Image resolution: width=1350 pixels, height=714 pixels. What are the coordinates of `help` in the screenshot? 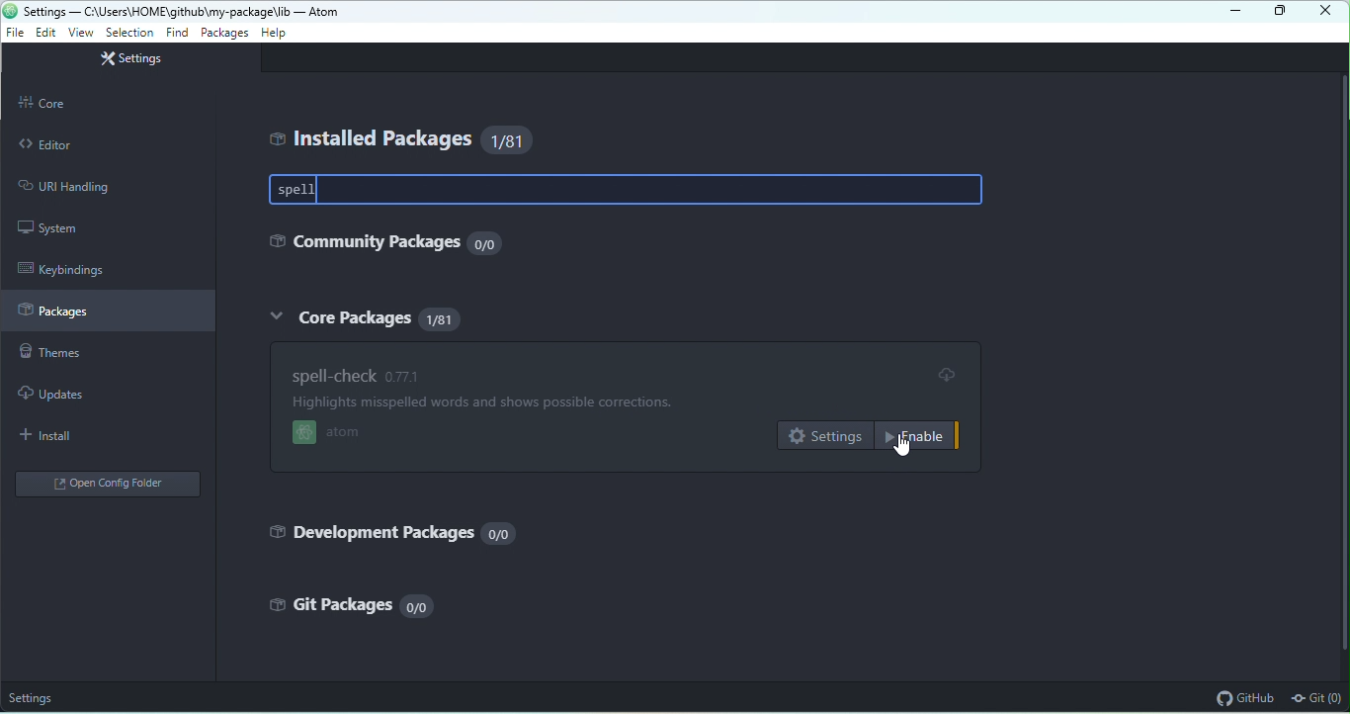 It's located at (275, 32).